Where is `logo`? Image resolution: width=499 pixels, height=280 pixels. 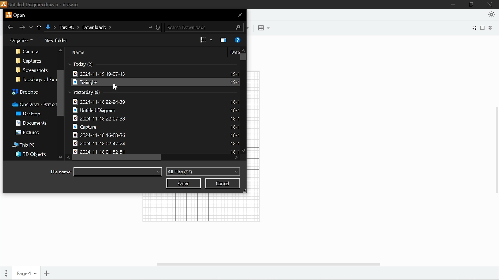 logo is located at coordinates (4, 5).